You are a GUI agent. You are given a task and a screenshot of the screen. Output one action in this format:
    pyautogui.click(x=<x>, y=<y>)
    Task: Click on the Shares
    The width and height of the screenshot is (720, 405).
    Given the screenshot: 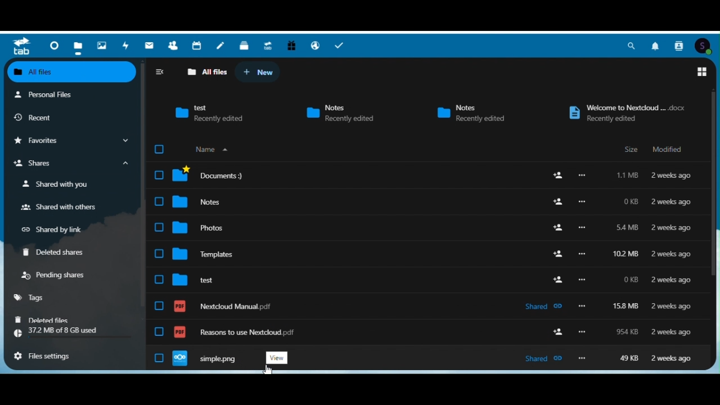 What is the action you would take?
    pyautogui.click(x=74, y=163)
    